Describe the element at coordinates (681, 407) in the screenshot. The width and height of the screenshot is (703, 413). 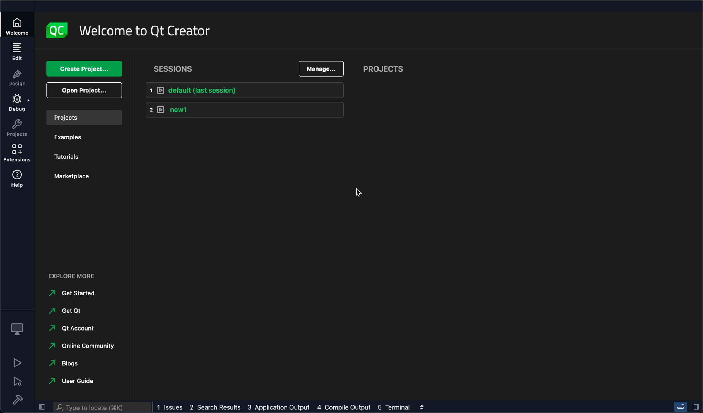
I see `progress bar` at that location.